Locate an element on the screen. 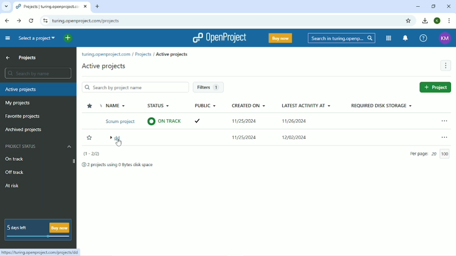 The height and width of the screenshot is (256, 456). Buy now is located at coordinates (281, 38).